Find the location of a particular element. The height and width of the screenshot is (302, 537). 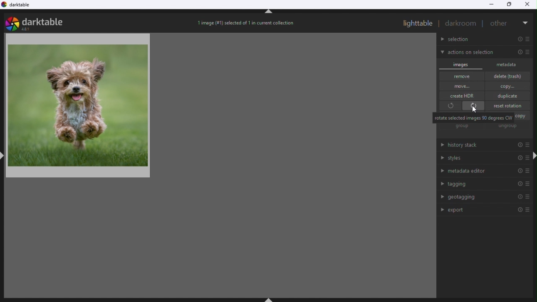

Dark table is located at coordinates (21, 6).